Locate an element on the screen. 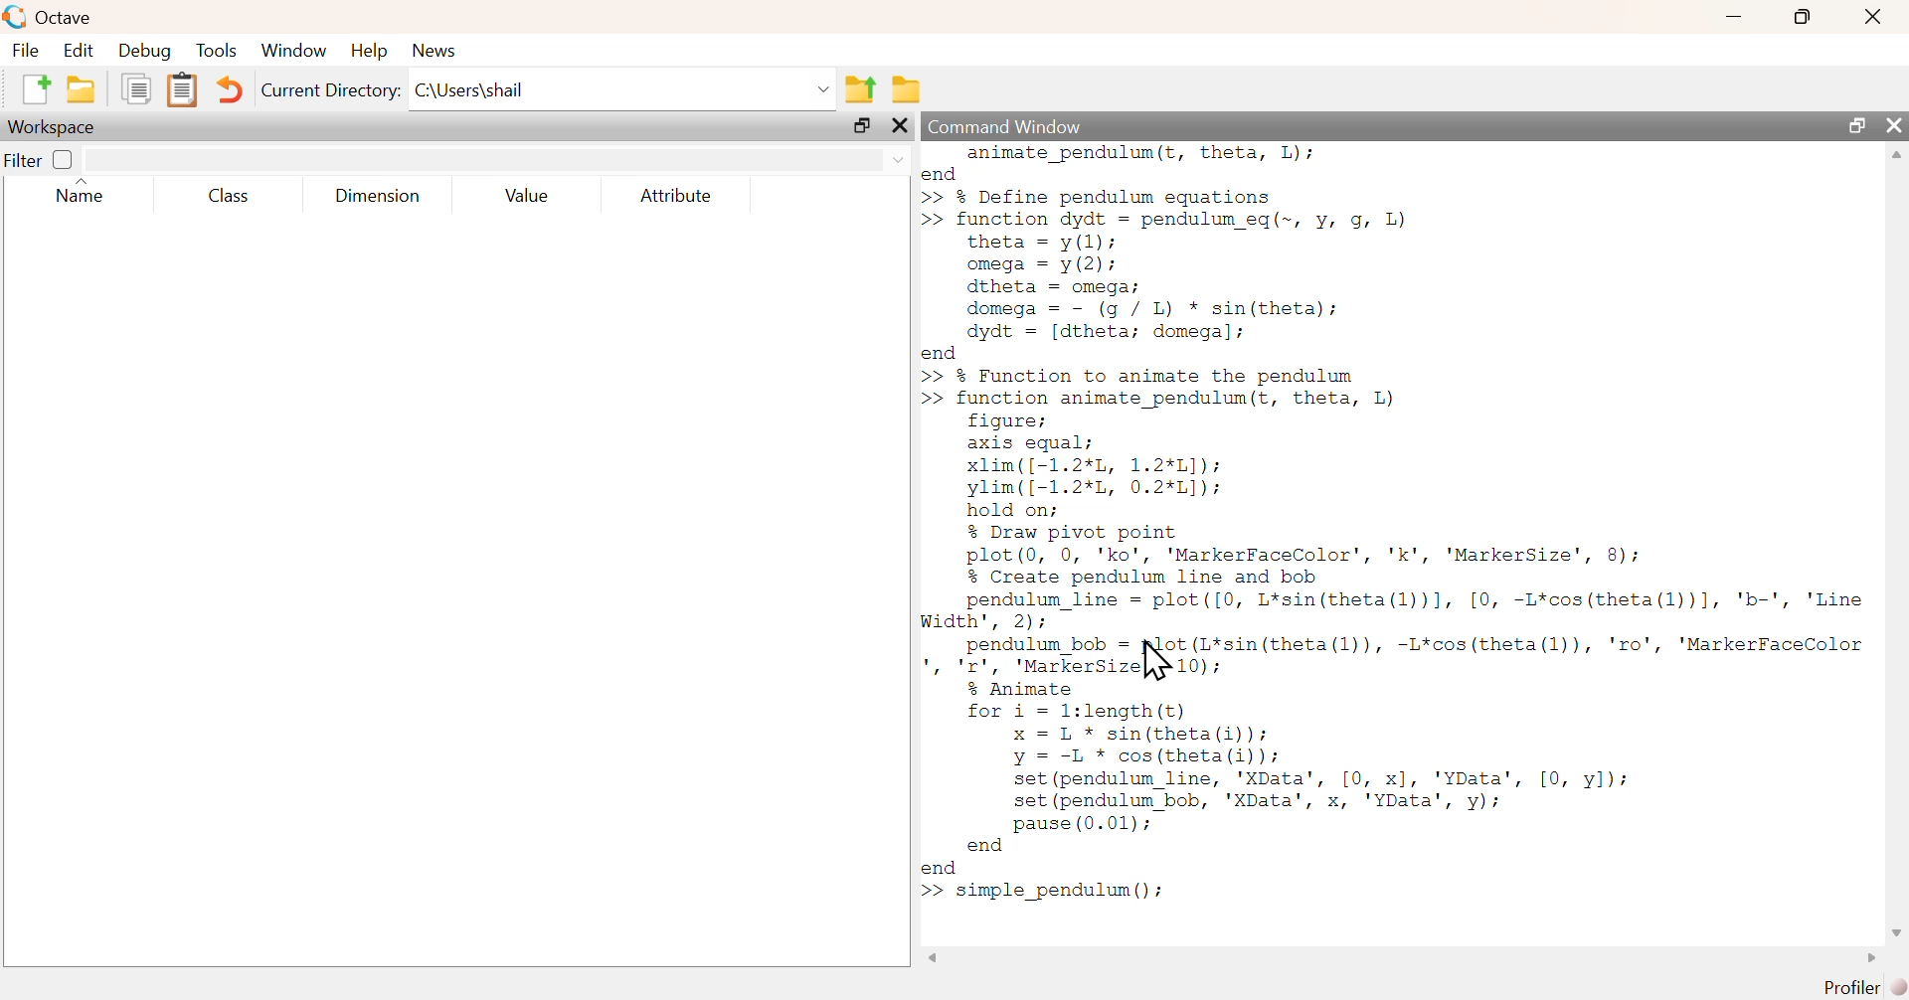 This screenshot has width=1909, height=1000. Maximize is located at coordinates (1858, 125).